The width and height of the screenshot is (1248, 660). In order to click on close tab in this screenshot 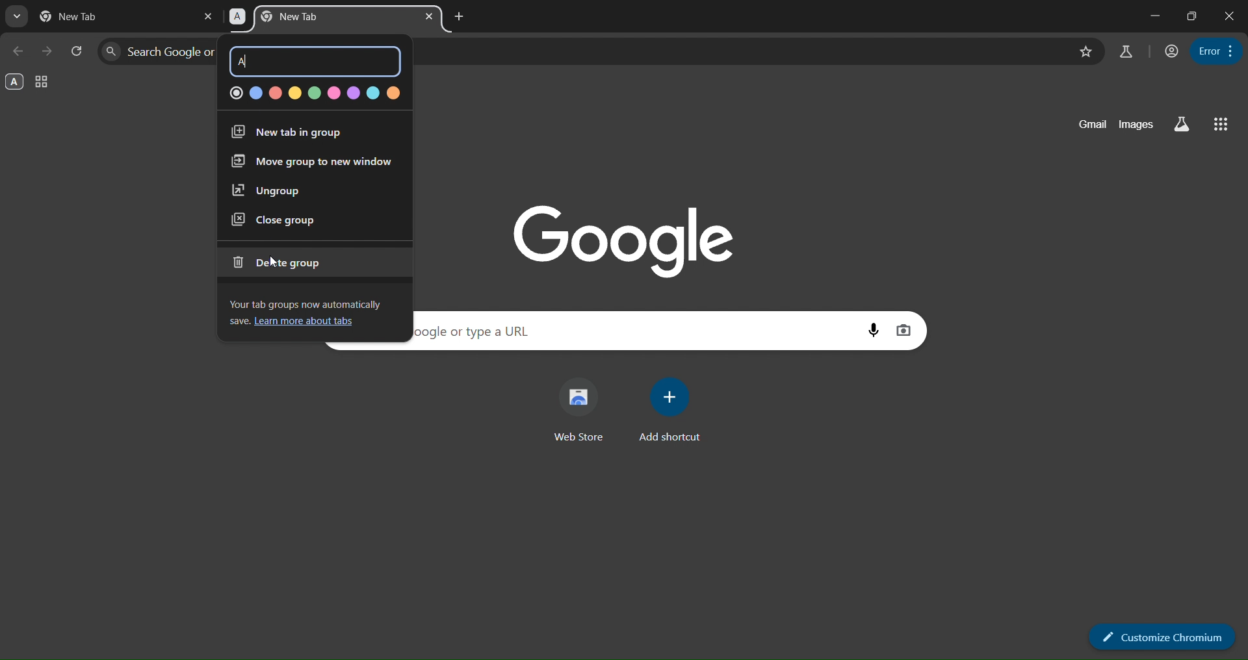, I will do `click(209, 16)`.